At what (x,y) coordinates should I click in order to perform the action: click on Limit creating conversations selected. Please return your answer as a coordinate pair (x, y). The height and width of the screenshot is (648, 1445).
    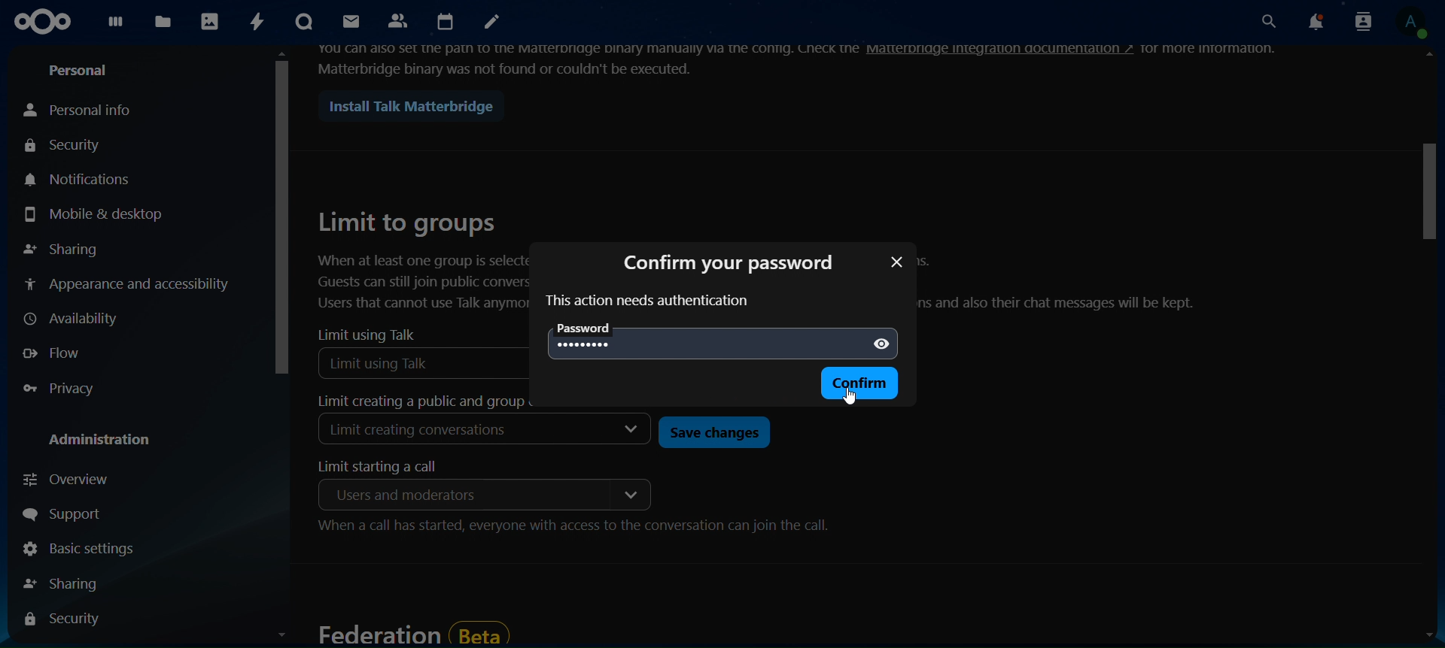
    Looking at the image, I should click on (423, 433).